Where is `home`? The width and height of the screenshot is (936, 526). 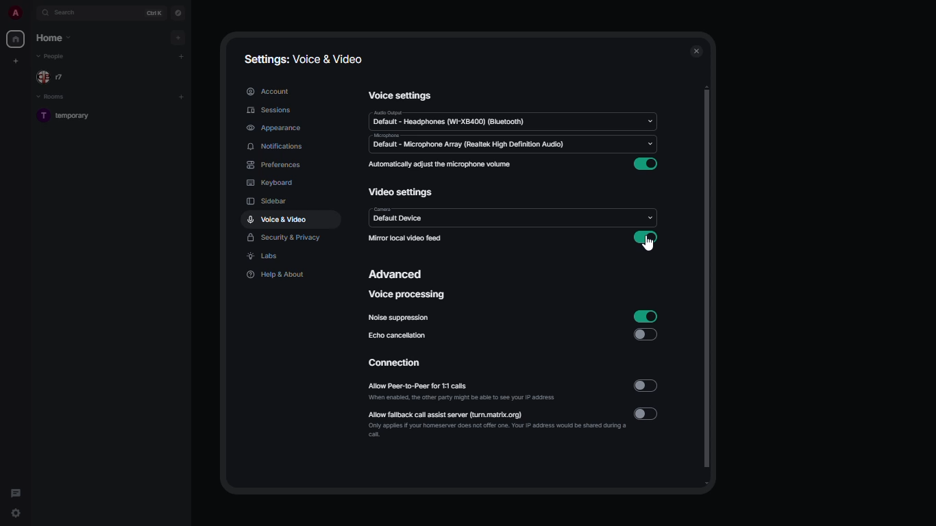 home is located at coordinates (55, 36).